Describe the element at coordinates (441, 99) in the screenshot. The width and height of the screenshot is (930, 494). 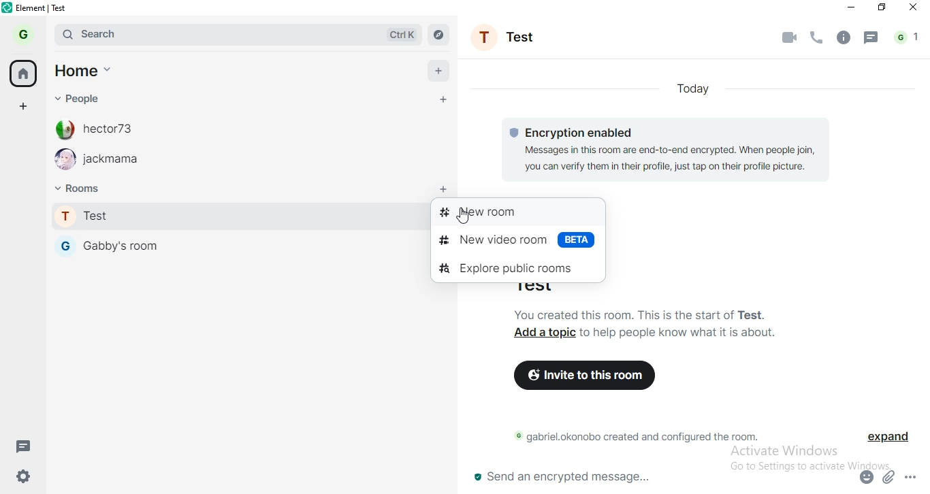
I see `add people` at that location.